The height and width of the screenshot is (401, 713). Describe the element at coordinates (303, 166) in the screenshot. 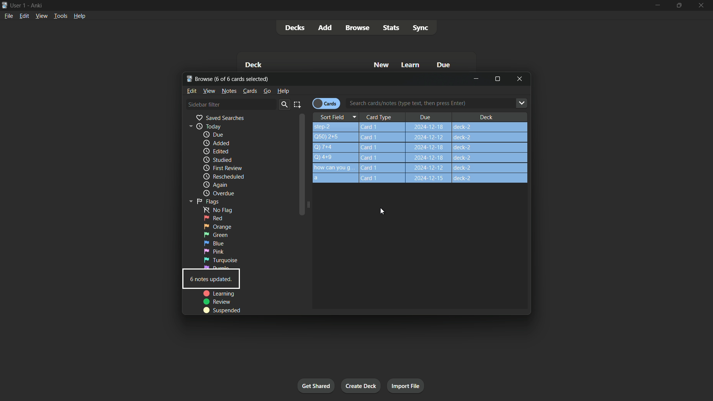

I see `Scroll bar` at that location.